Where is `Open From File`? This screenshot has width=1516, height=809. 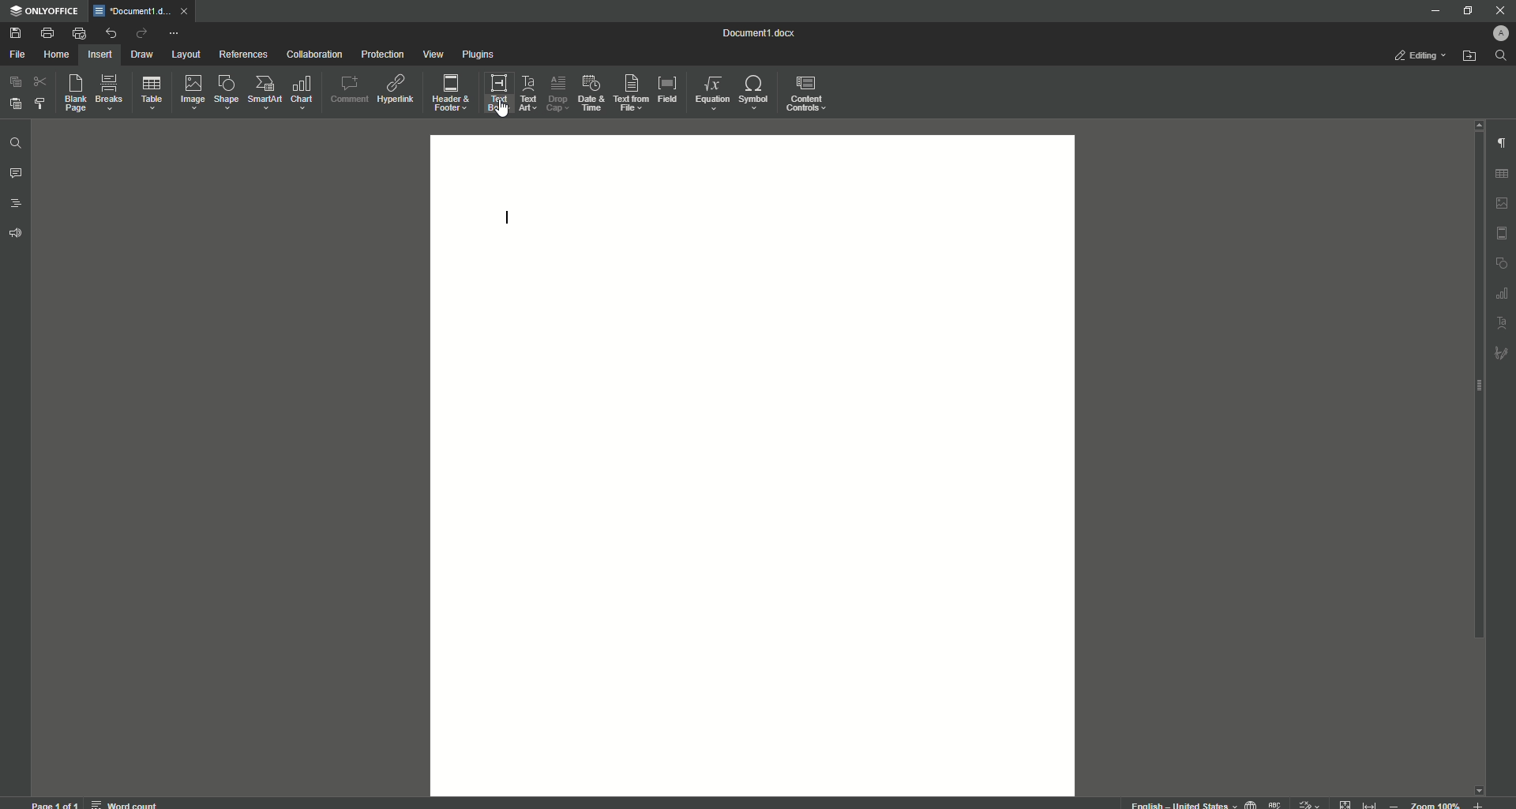
Open From File is located at coordinates (1470, 56).